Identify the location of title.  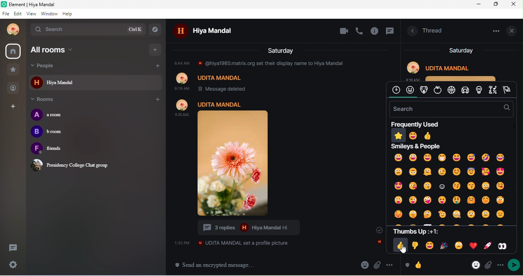
(39, 5).